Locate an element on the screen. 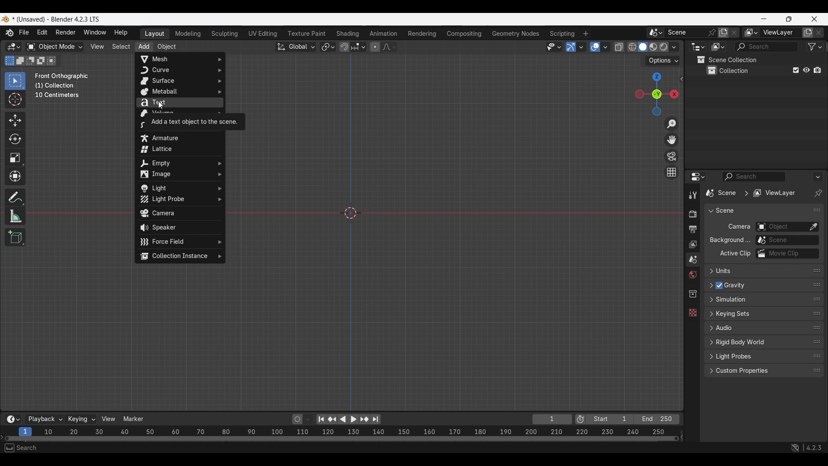  Active Clip is located at coordinates (734, 254).